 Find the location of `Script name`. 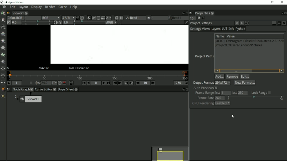

Script name is located at coordinates (8, 89).